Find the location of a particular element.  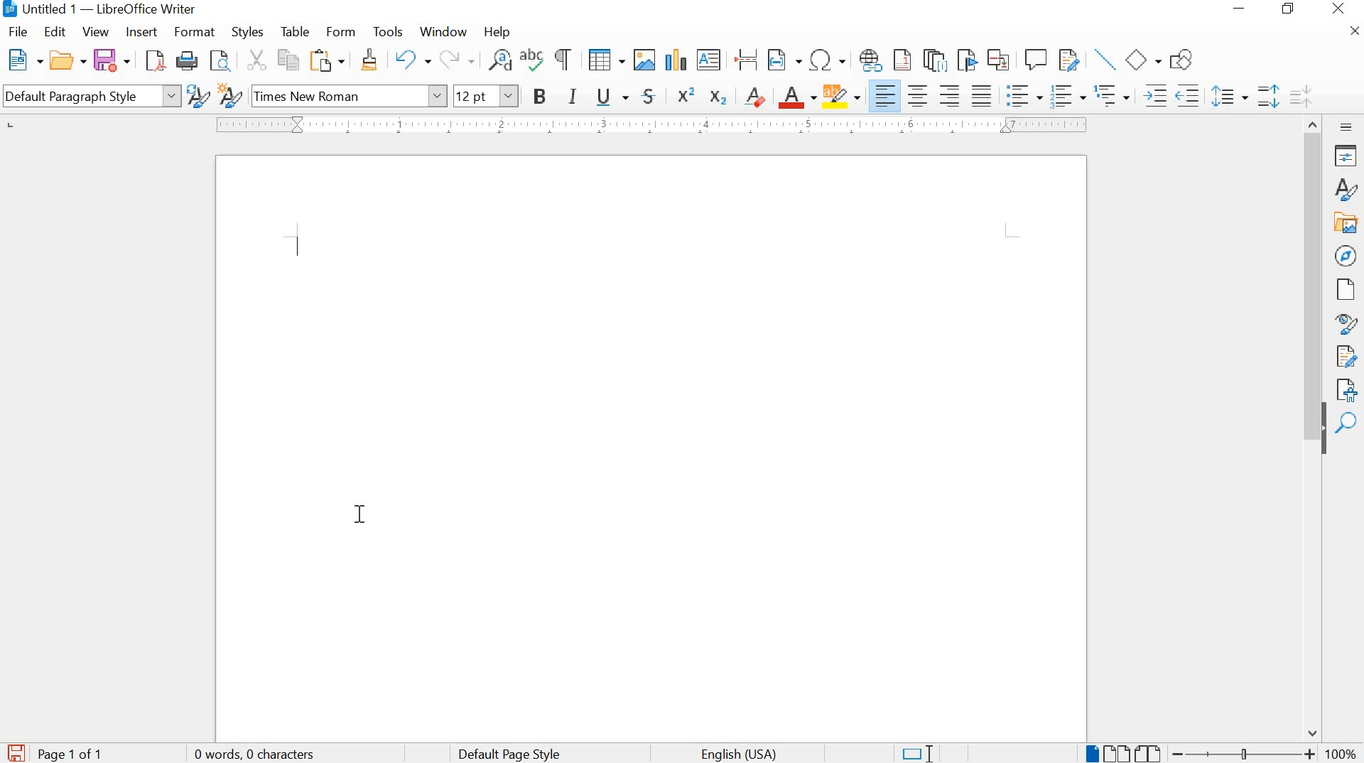

CHARACTER HIGHLIGHTING COLOR is located at coordinates (843, 97).